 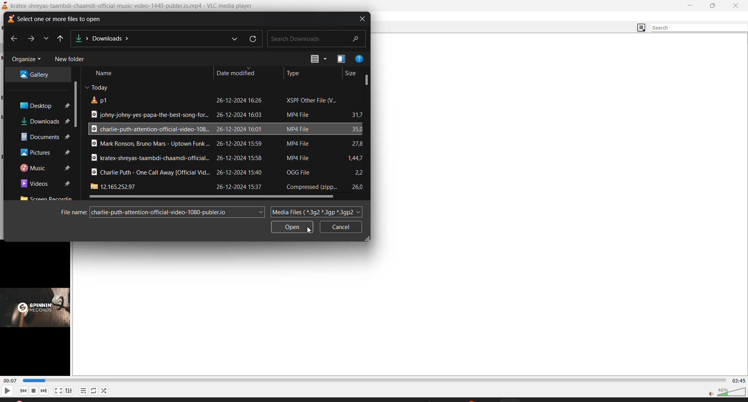 What do you see at coordinates (37, 308) in the screenshot?
I see `thumbnail/preview` at bounding box center [37, 308].